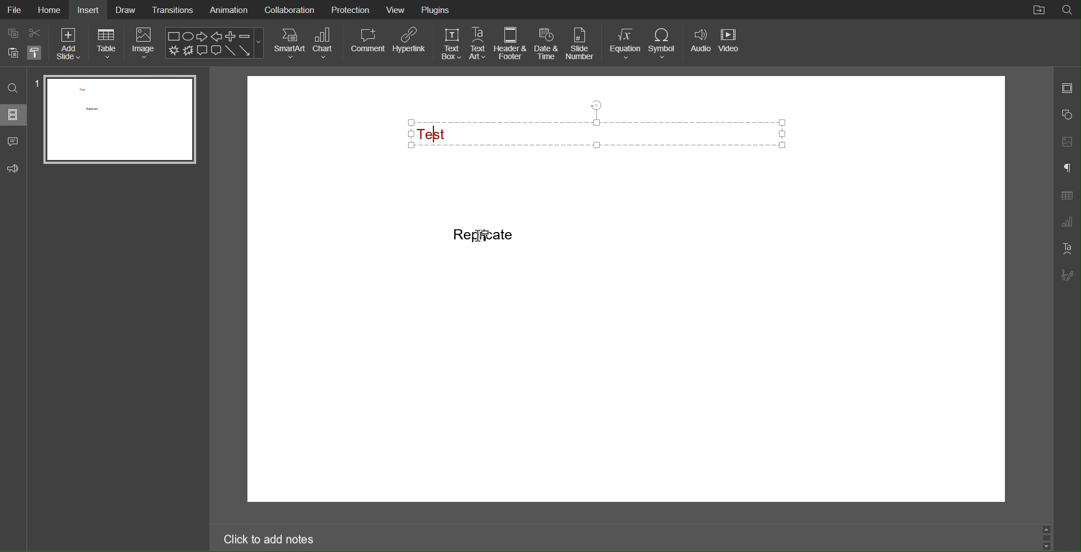 Image resolution: width=1081 pixels, height=552 pixels. What do you see at coordinates (13, 142) in the screenshot?
I see `Comment` at bounding box center [13, 142].